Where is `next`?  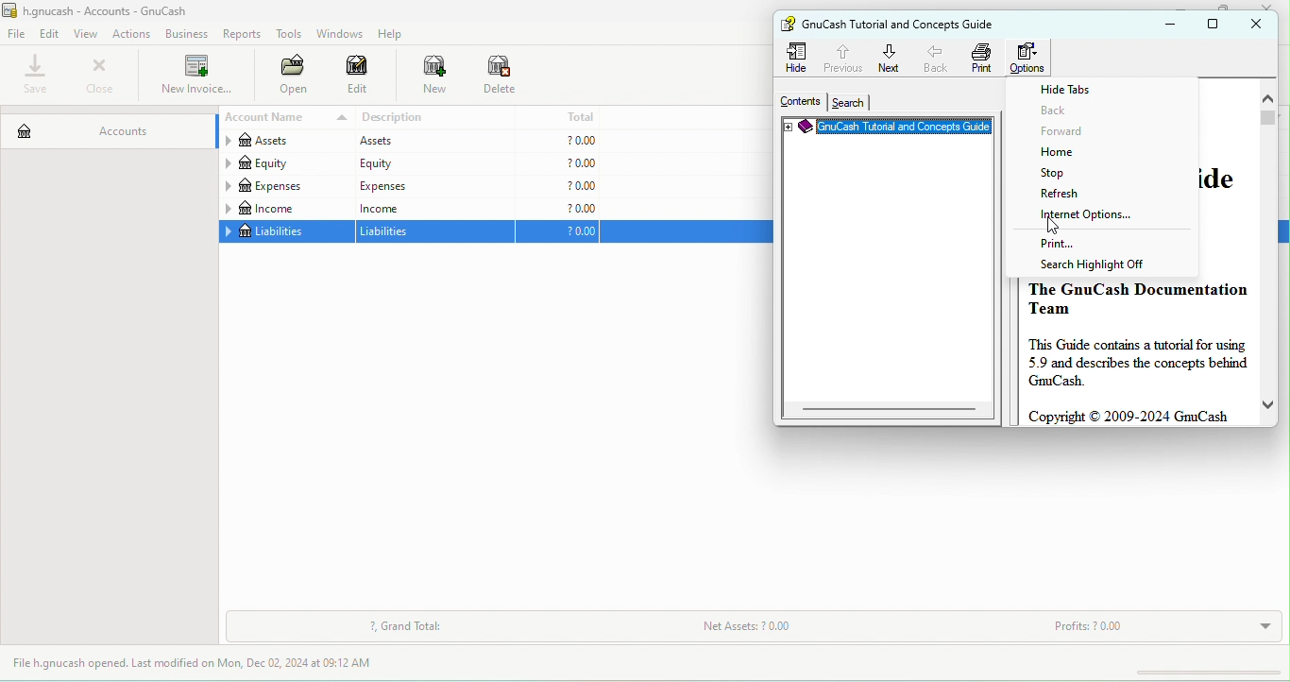
next is located at coordinates (890, 58).